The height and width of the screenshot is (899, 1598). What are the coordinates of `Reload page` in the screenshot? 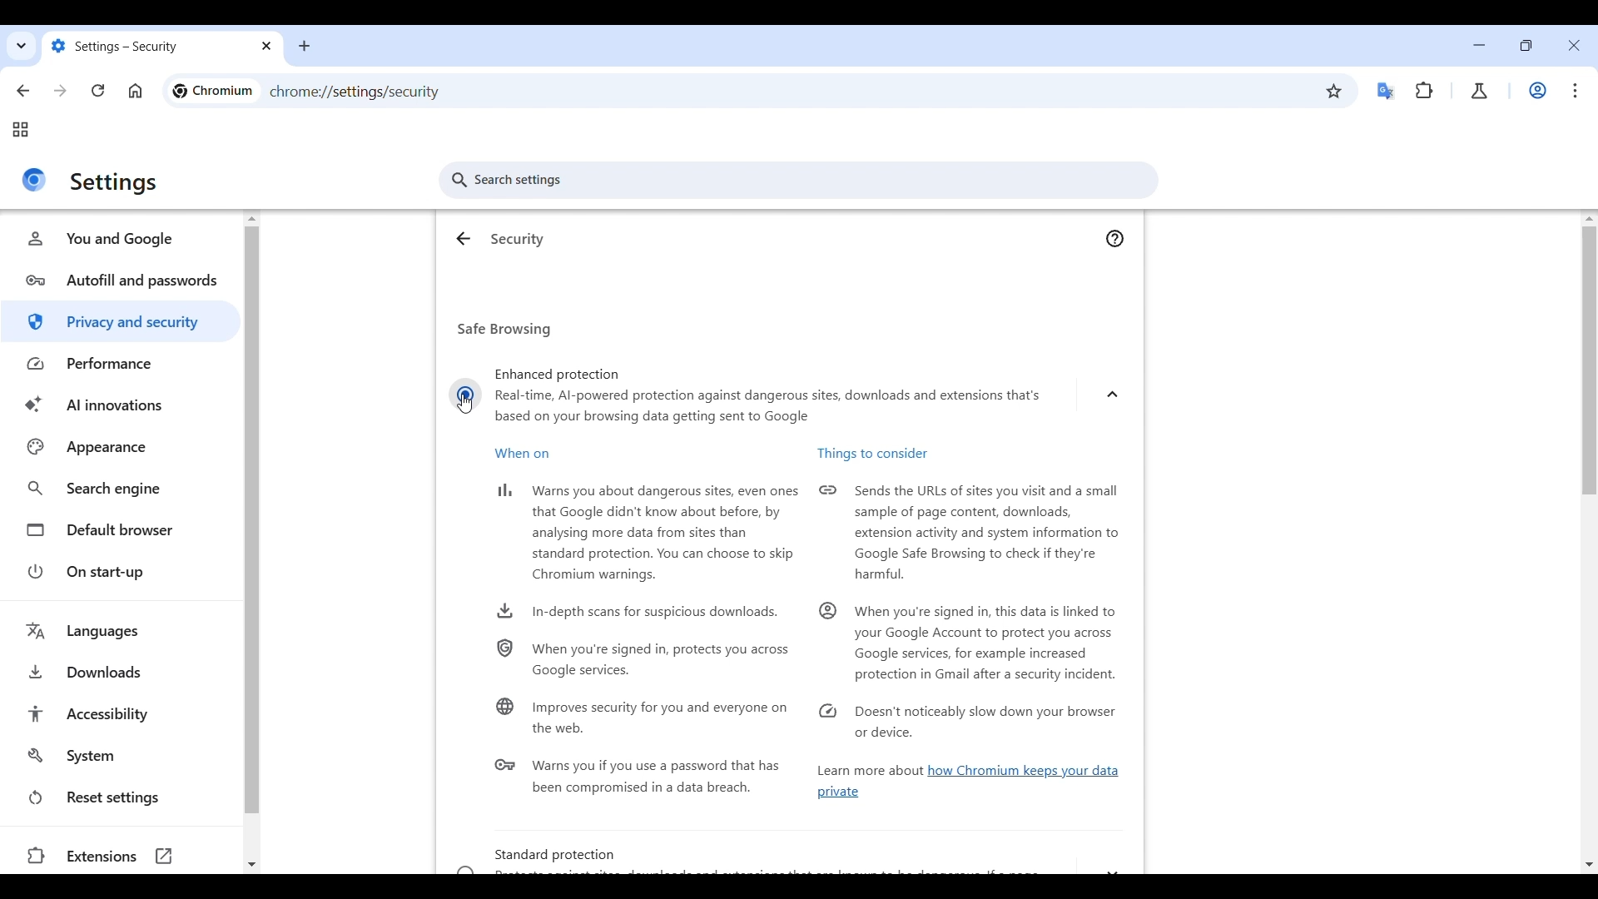 It's located at (98, 90).